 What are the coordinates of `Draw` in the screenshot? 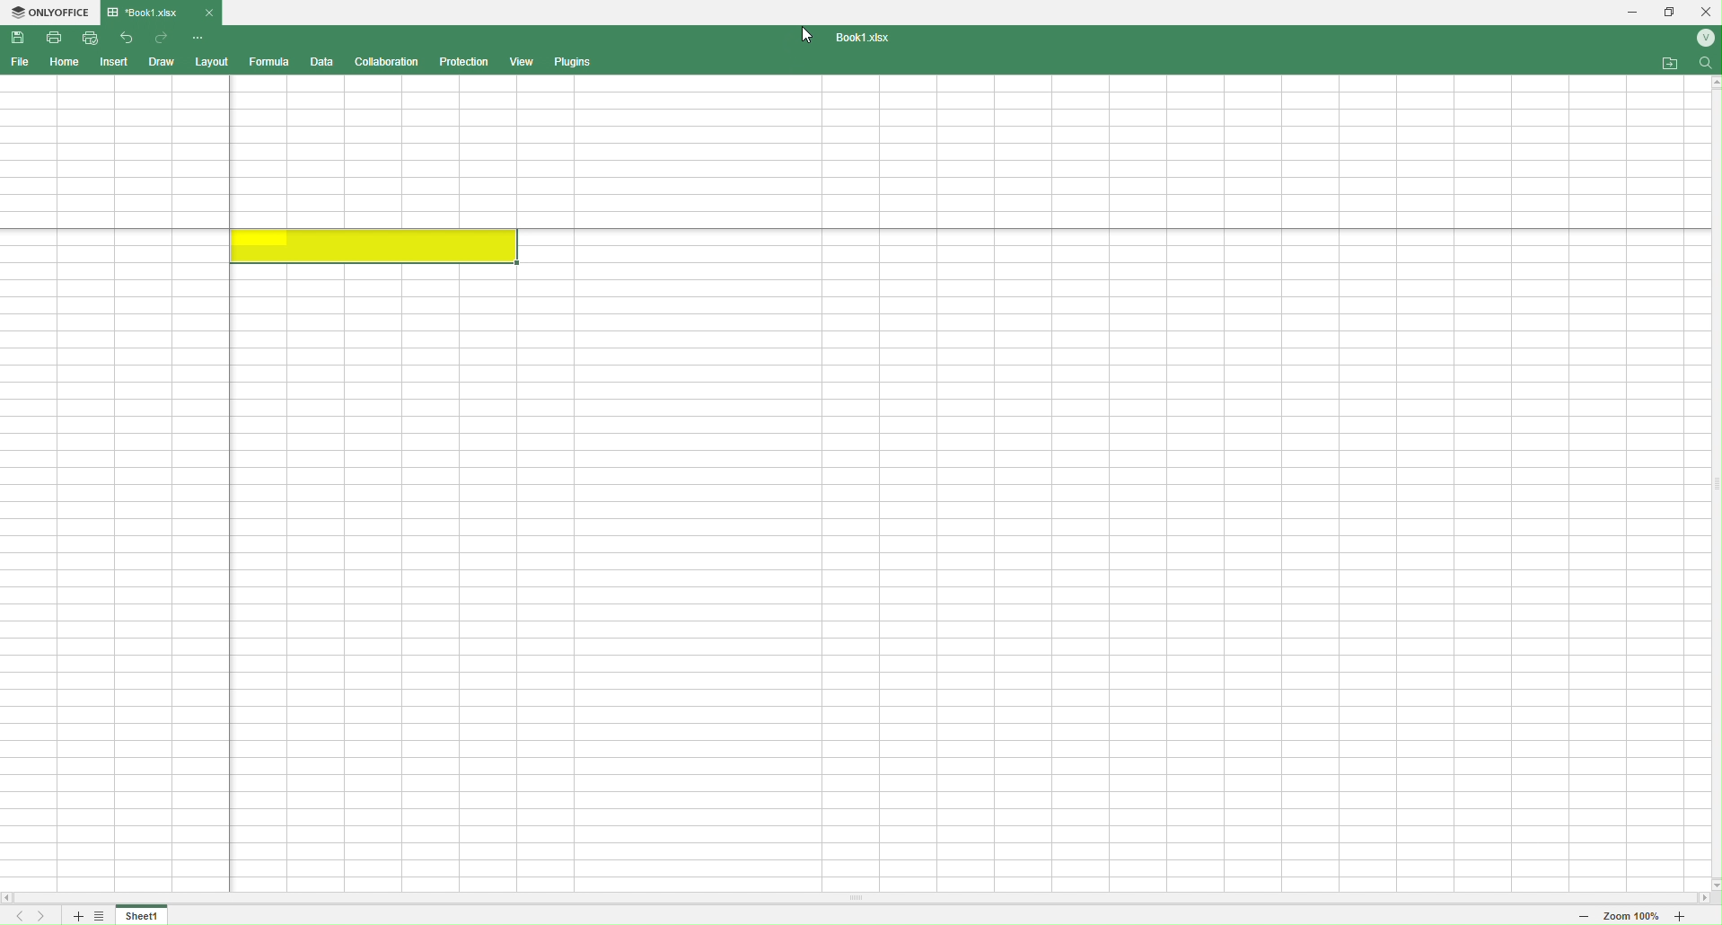 It's located at (161, 61).